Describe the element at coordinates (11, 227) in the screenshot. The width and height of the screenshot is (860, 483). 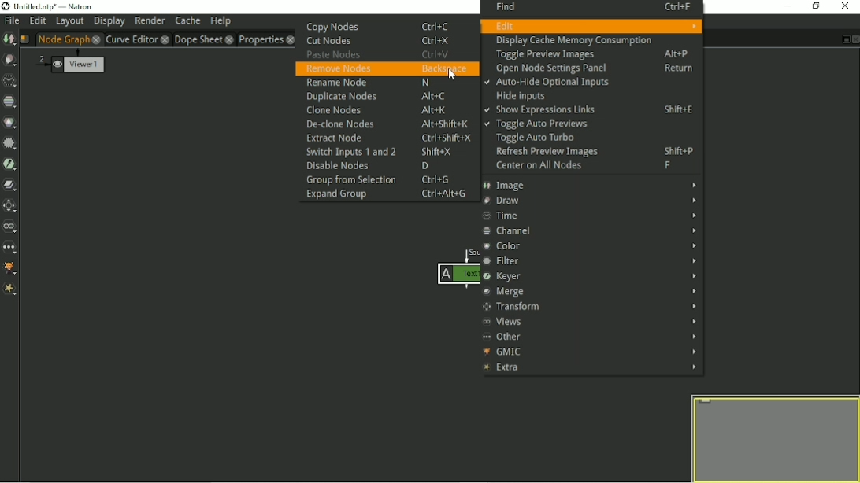
I see `Views` at that location.